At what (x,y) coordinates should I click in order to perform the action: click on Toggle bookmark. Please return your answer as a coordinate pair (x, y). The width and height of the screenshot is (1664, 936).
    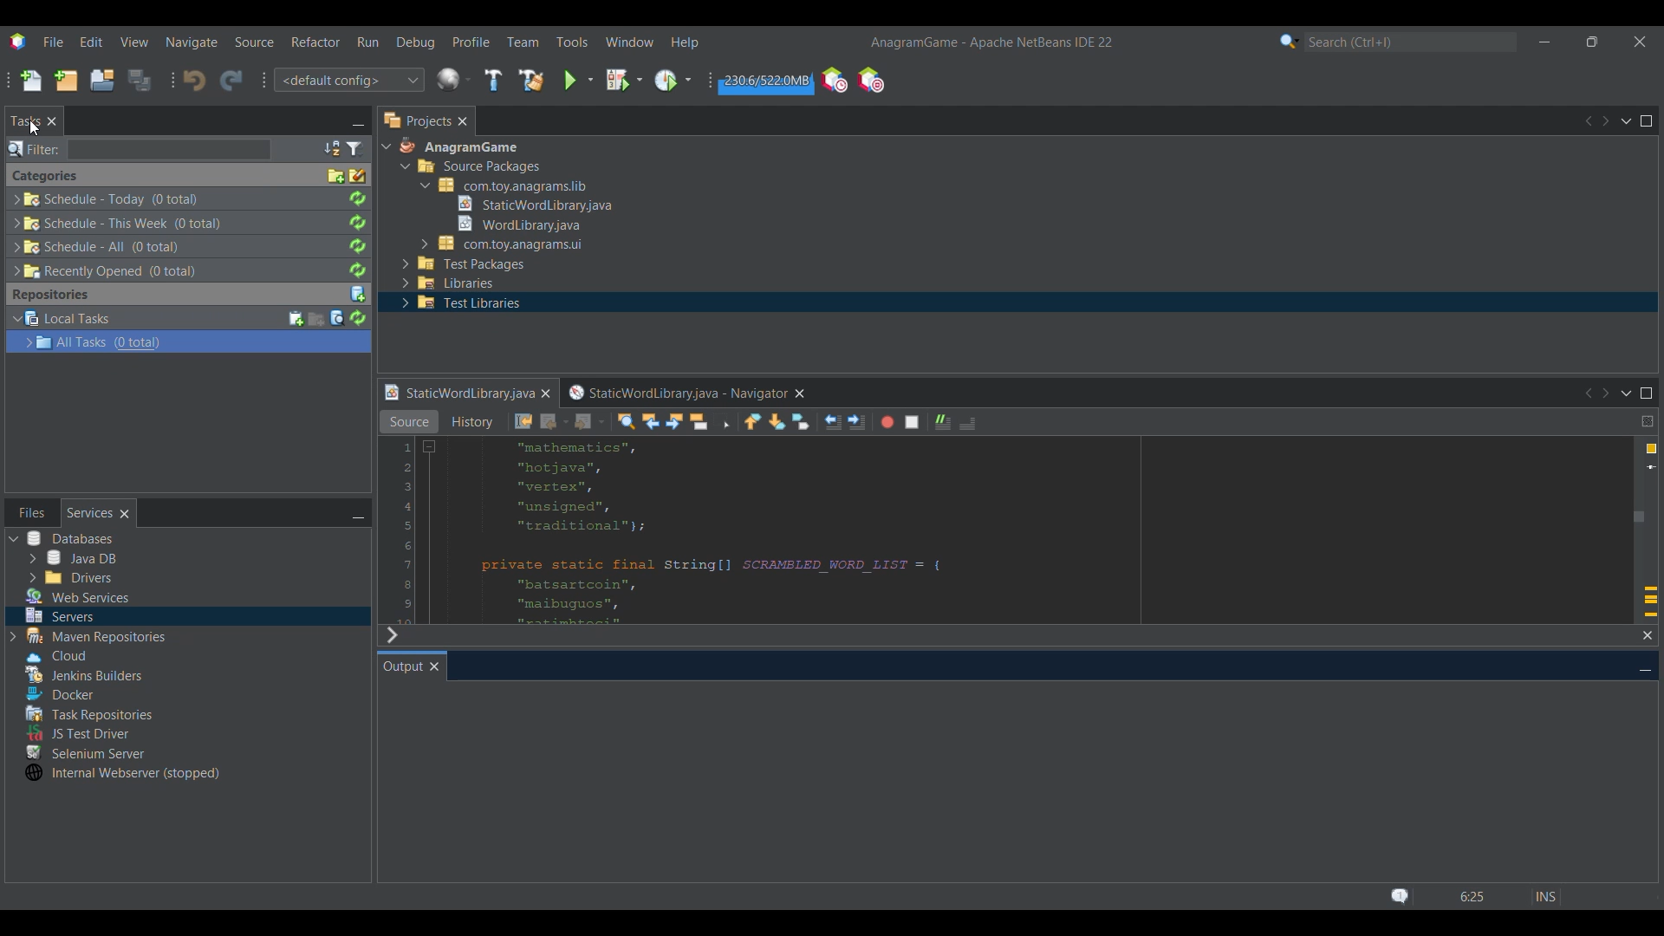
    Looking at the image, I should click on (801, 421).